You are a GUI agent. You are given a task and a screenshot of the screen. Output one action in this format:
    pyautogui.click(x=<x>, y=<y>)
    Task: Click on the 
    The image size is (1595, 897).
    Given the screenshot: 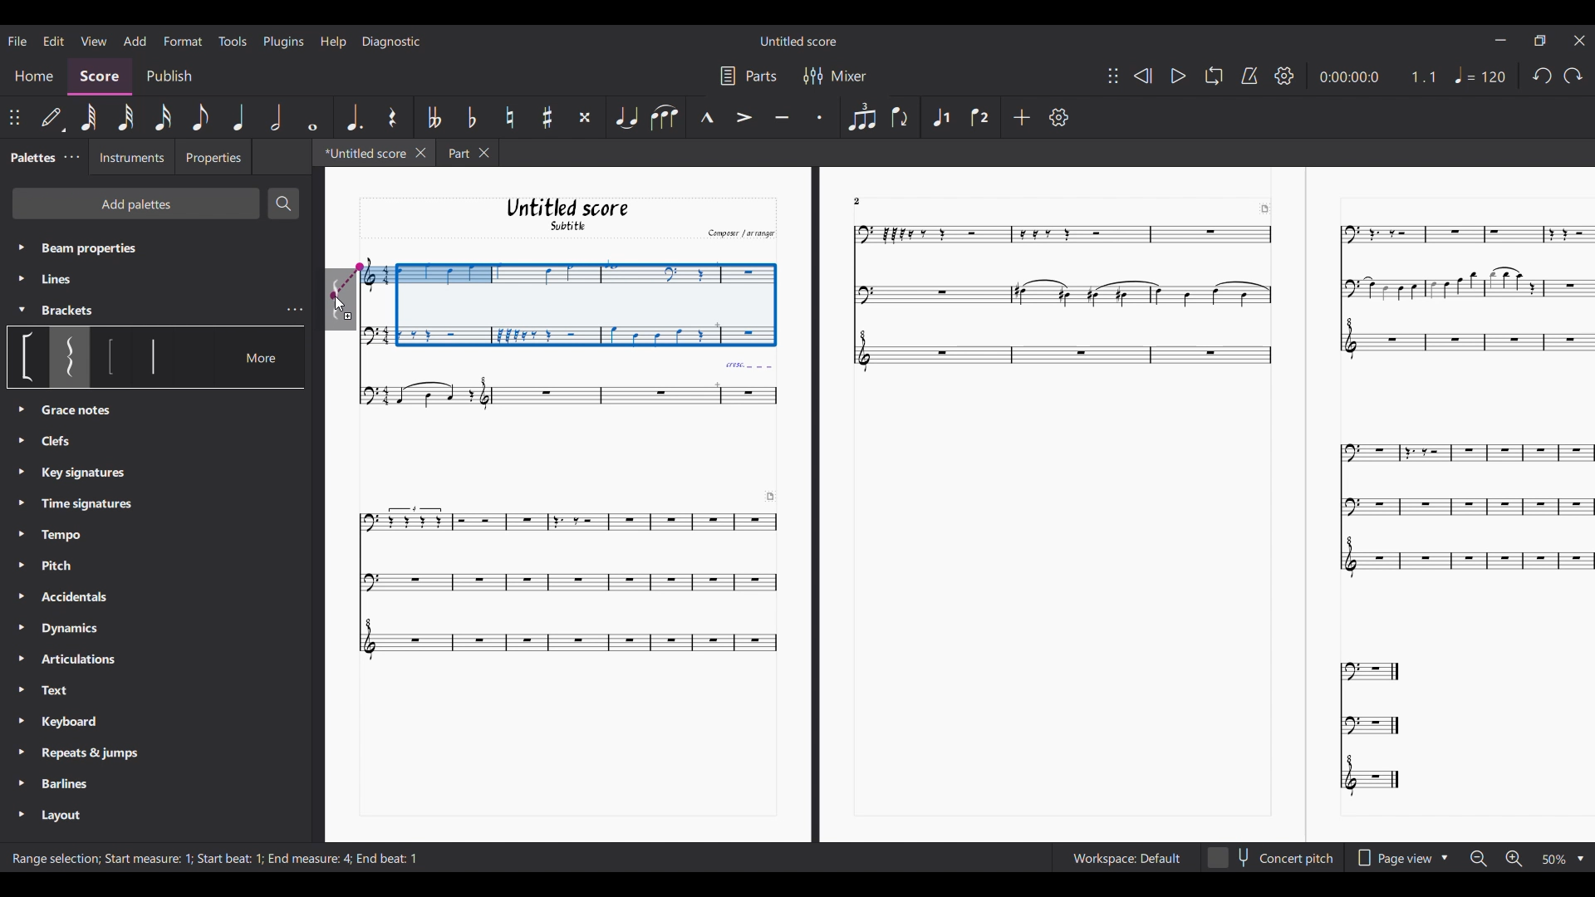 What is the action you would take?
    pyautogui.click(x=19, y=441)
    